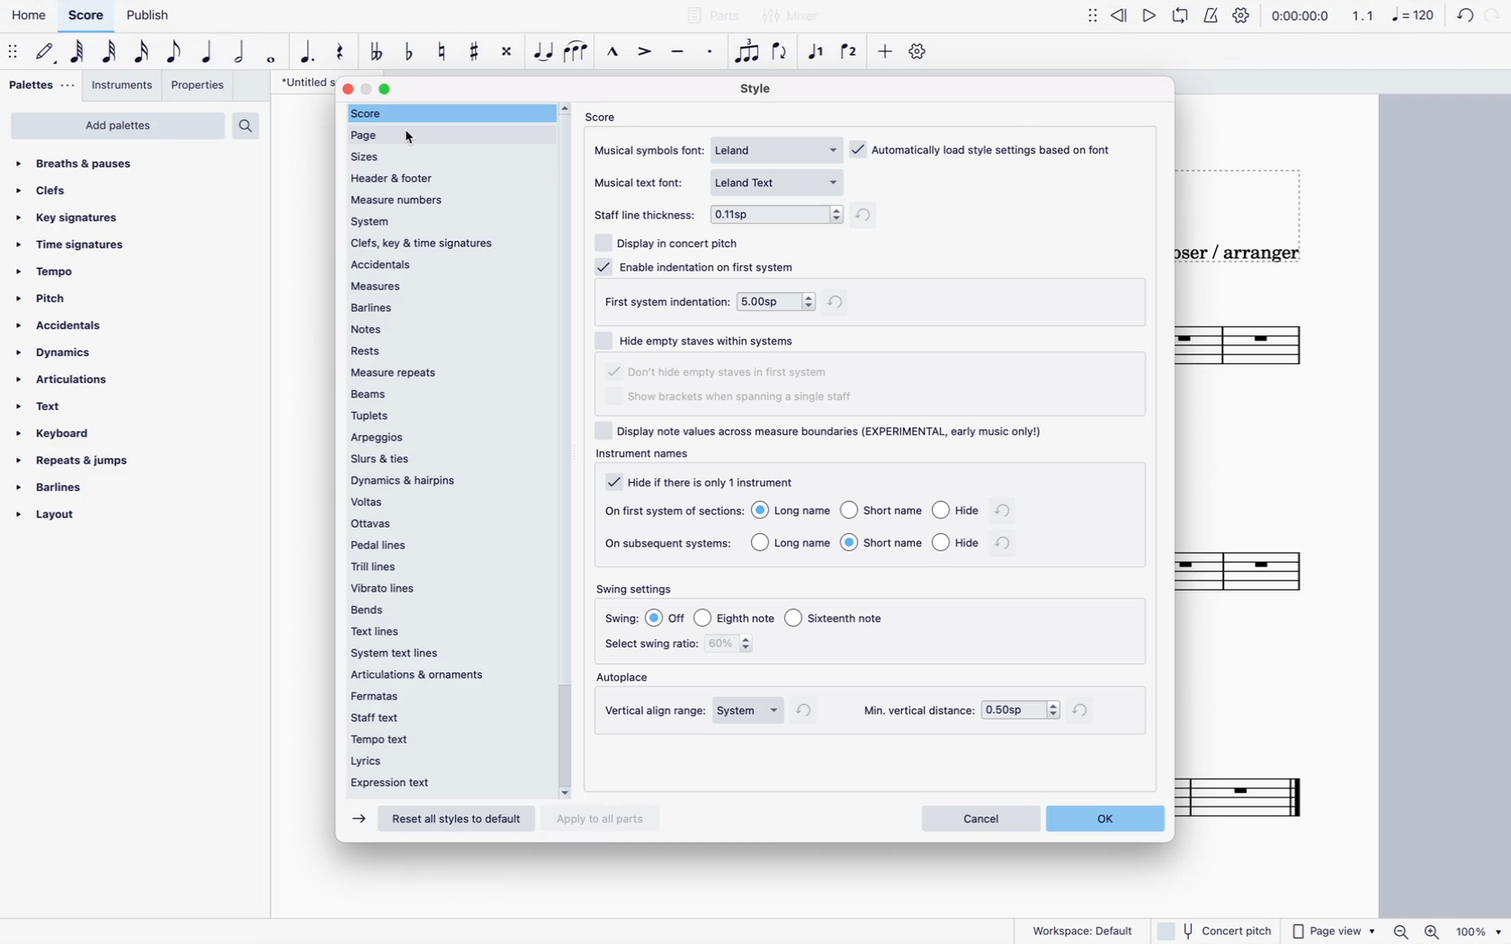  I want to click on barlines, so click(443, 306).